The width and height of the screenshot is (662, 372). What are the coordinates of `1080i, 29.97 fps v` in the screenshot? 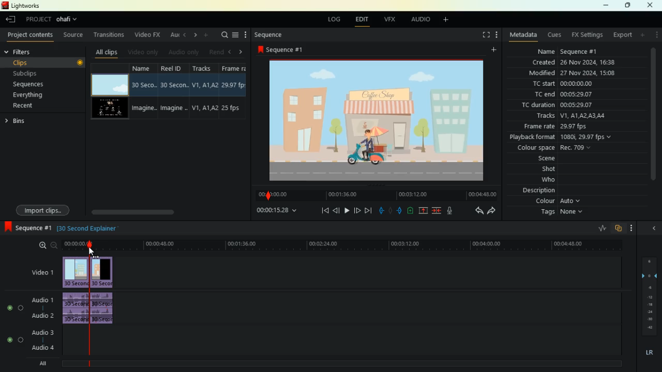 It's located at (586, 137).